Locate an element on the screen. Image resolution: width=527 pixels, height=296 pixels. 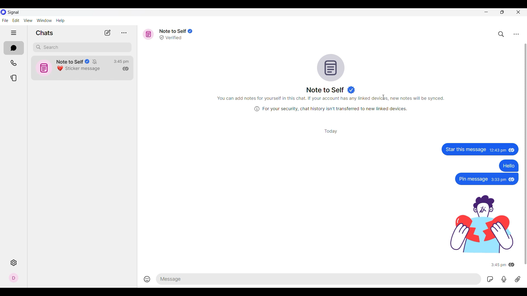
Window menu is located at coordinates (44, 21).